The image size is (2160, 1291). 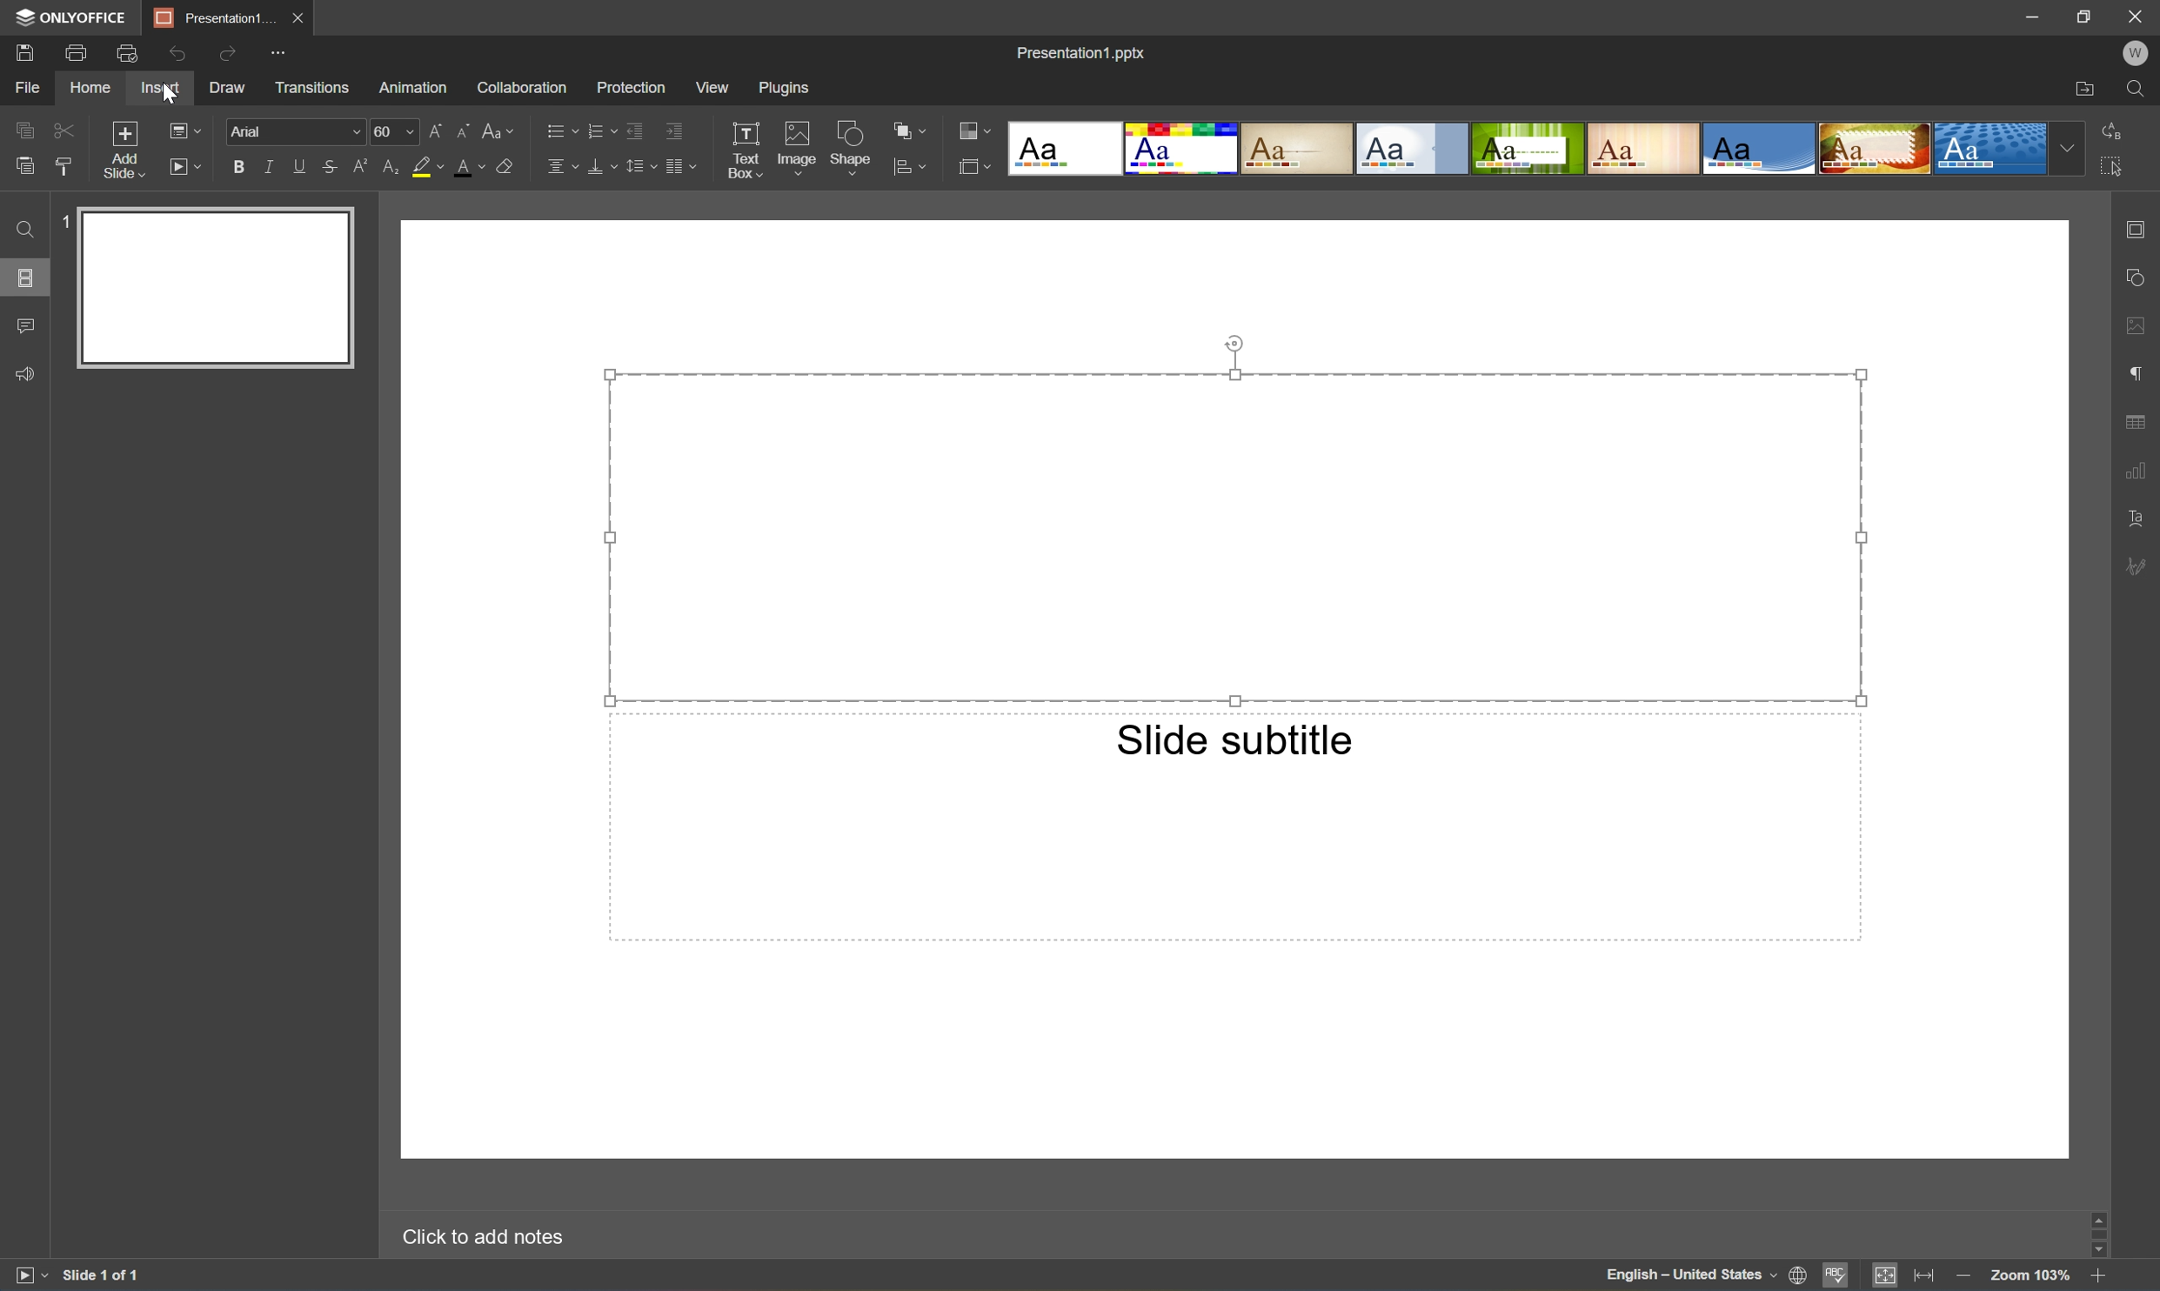 What do you see at coordinates (2137, 373) in the screenshot?
I see `Paragraph settings` at bounding box center [2137, 373].